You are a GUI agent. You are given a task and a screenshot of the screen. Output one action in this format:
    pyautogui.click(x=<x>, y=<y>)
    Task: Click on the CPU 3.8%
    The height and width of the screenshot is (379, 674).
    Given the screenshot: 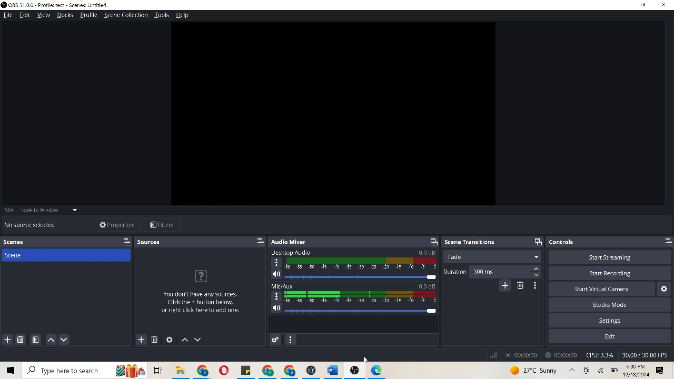 What is the action you would take?
    pyautogui.click(x=601, y=355)
    